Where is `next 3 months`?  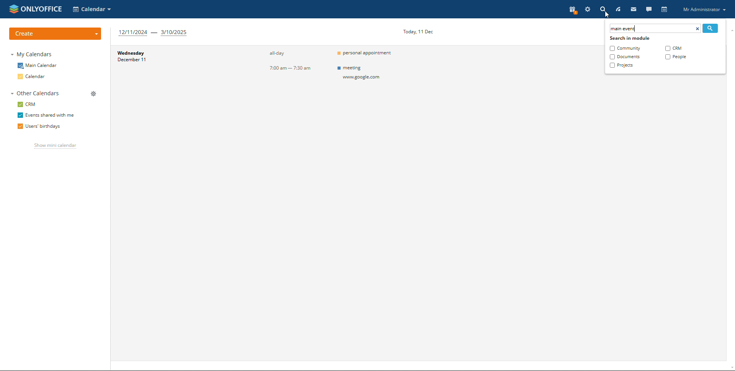
next 3 months is located at coordinates (154, 33).